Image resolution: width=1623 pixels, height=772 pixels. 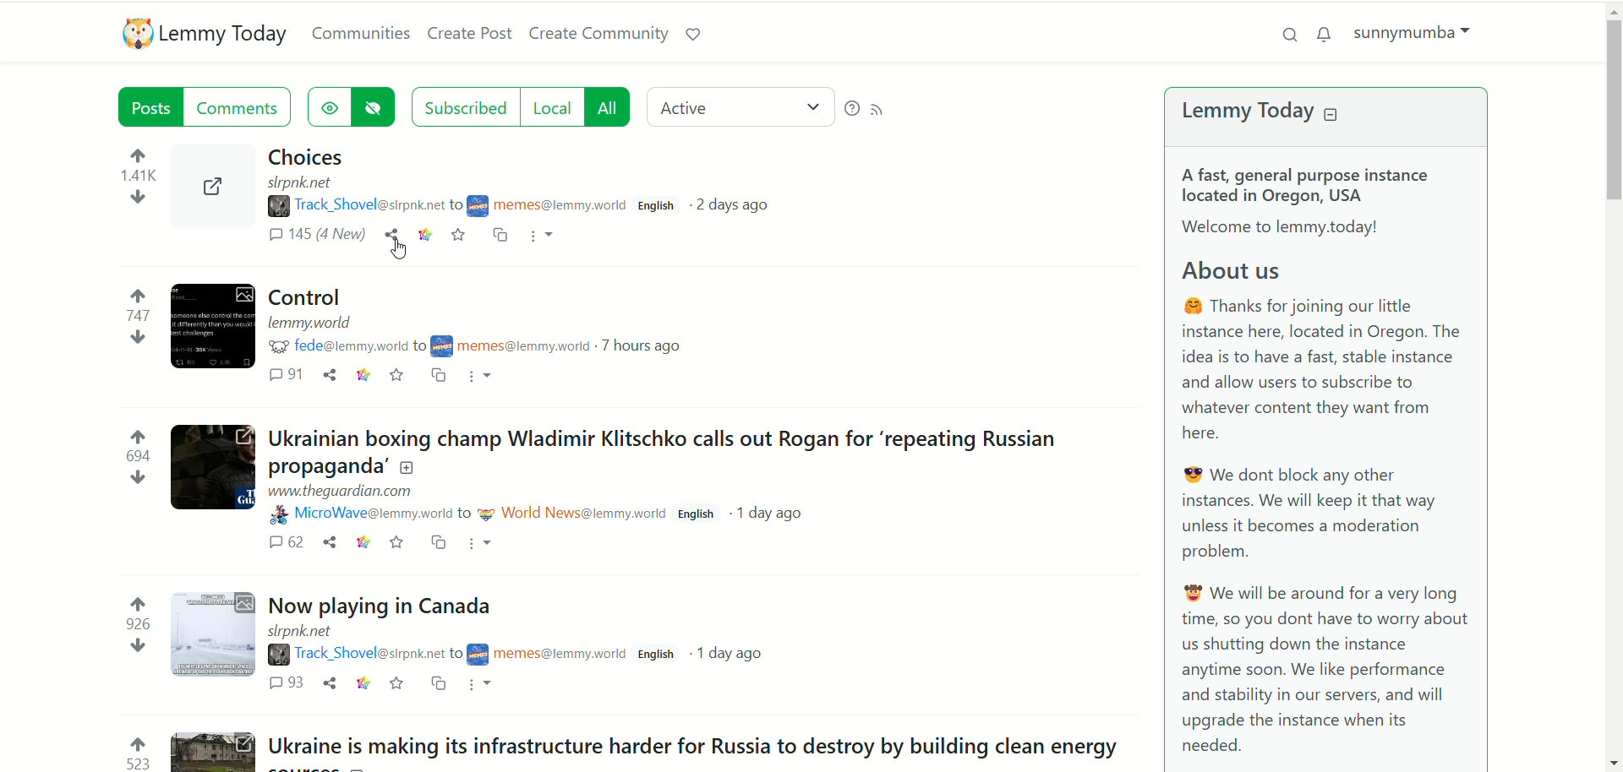 What do you see at coordinates (132, 752) in the screenshot?
I see `votes up and down` at bounding box center [132, 752].